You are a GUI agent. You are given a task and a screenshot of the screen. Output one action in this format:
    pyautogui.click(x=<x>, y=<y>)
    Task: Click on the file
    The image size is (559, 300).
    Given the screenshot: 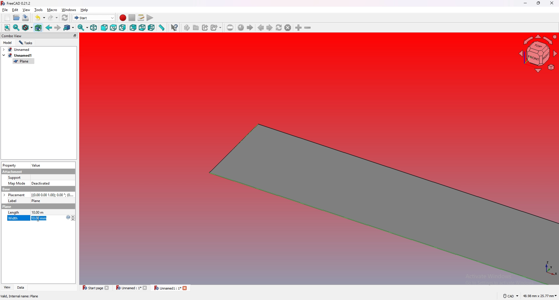 What is the action you would take?
    pyautogui.click(x=5, y=10)
    